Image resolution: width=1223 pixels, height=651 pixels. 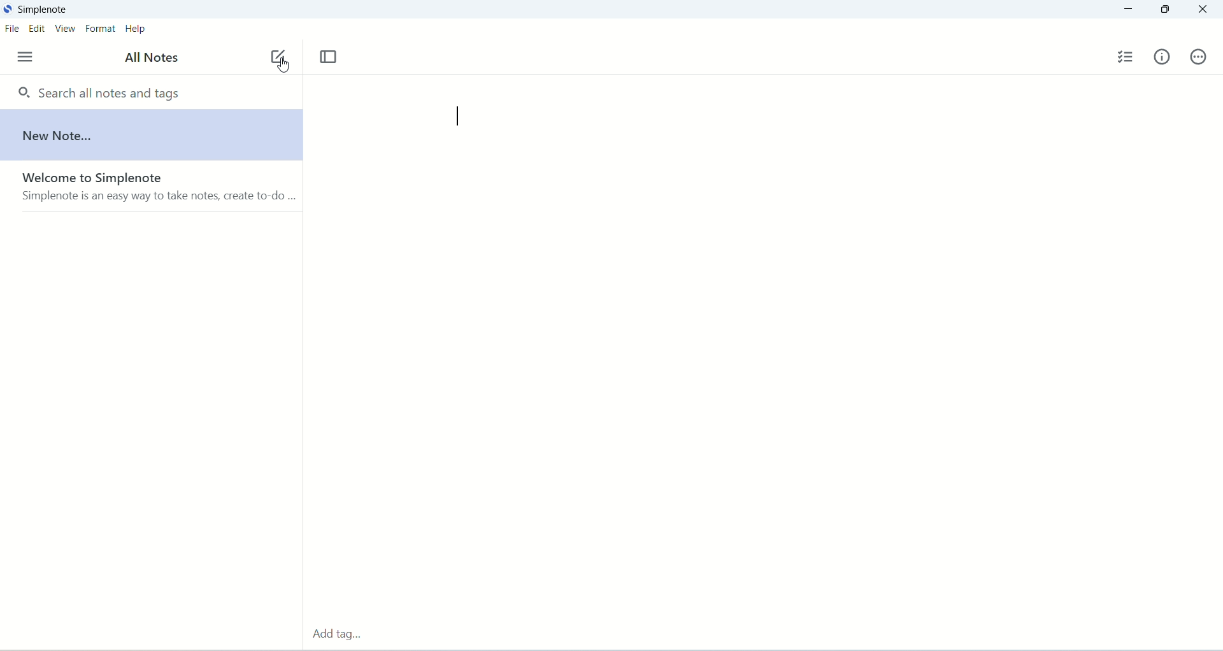 What do you see at coordinates (1125, 57) in the screenshot?
I see `insert checklist` at bounding box center [1125, 57].